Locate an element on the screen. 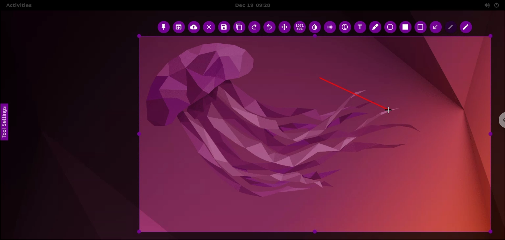  x and y coordinates values is located at coordinates (300, 27).